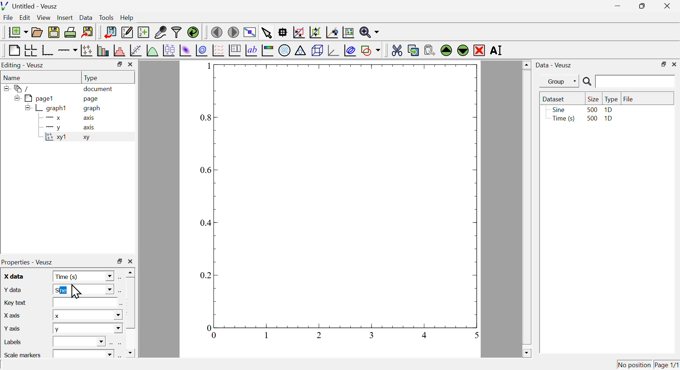 The image size is (680, 370). Describe the element at coordinates (47, 108) in the screenshot. I see `graph1` at that location.